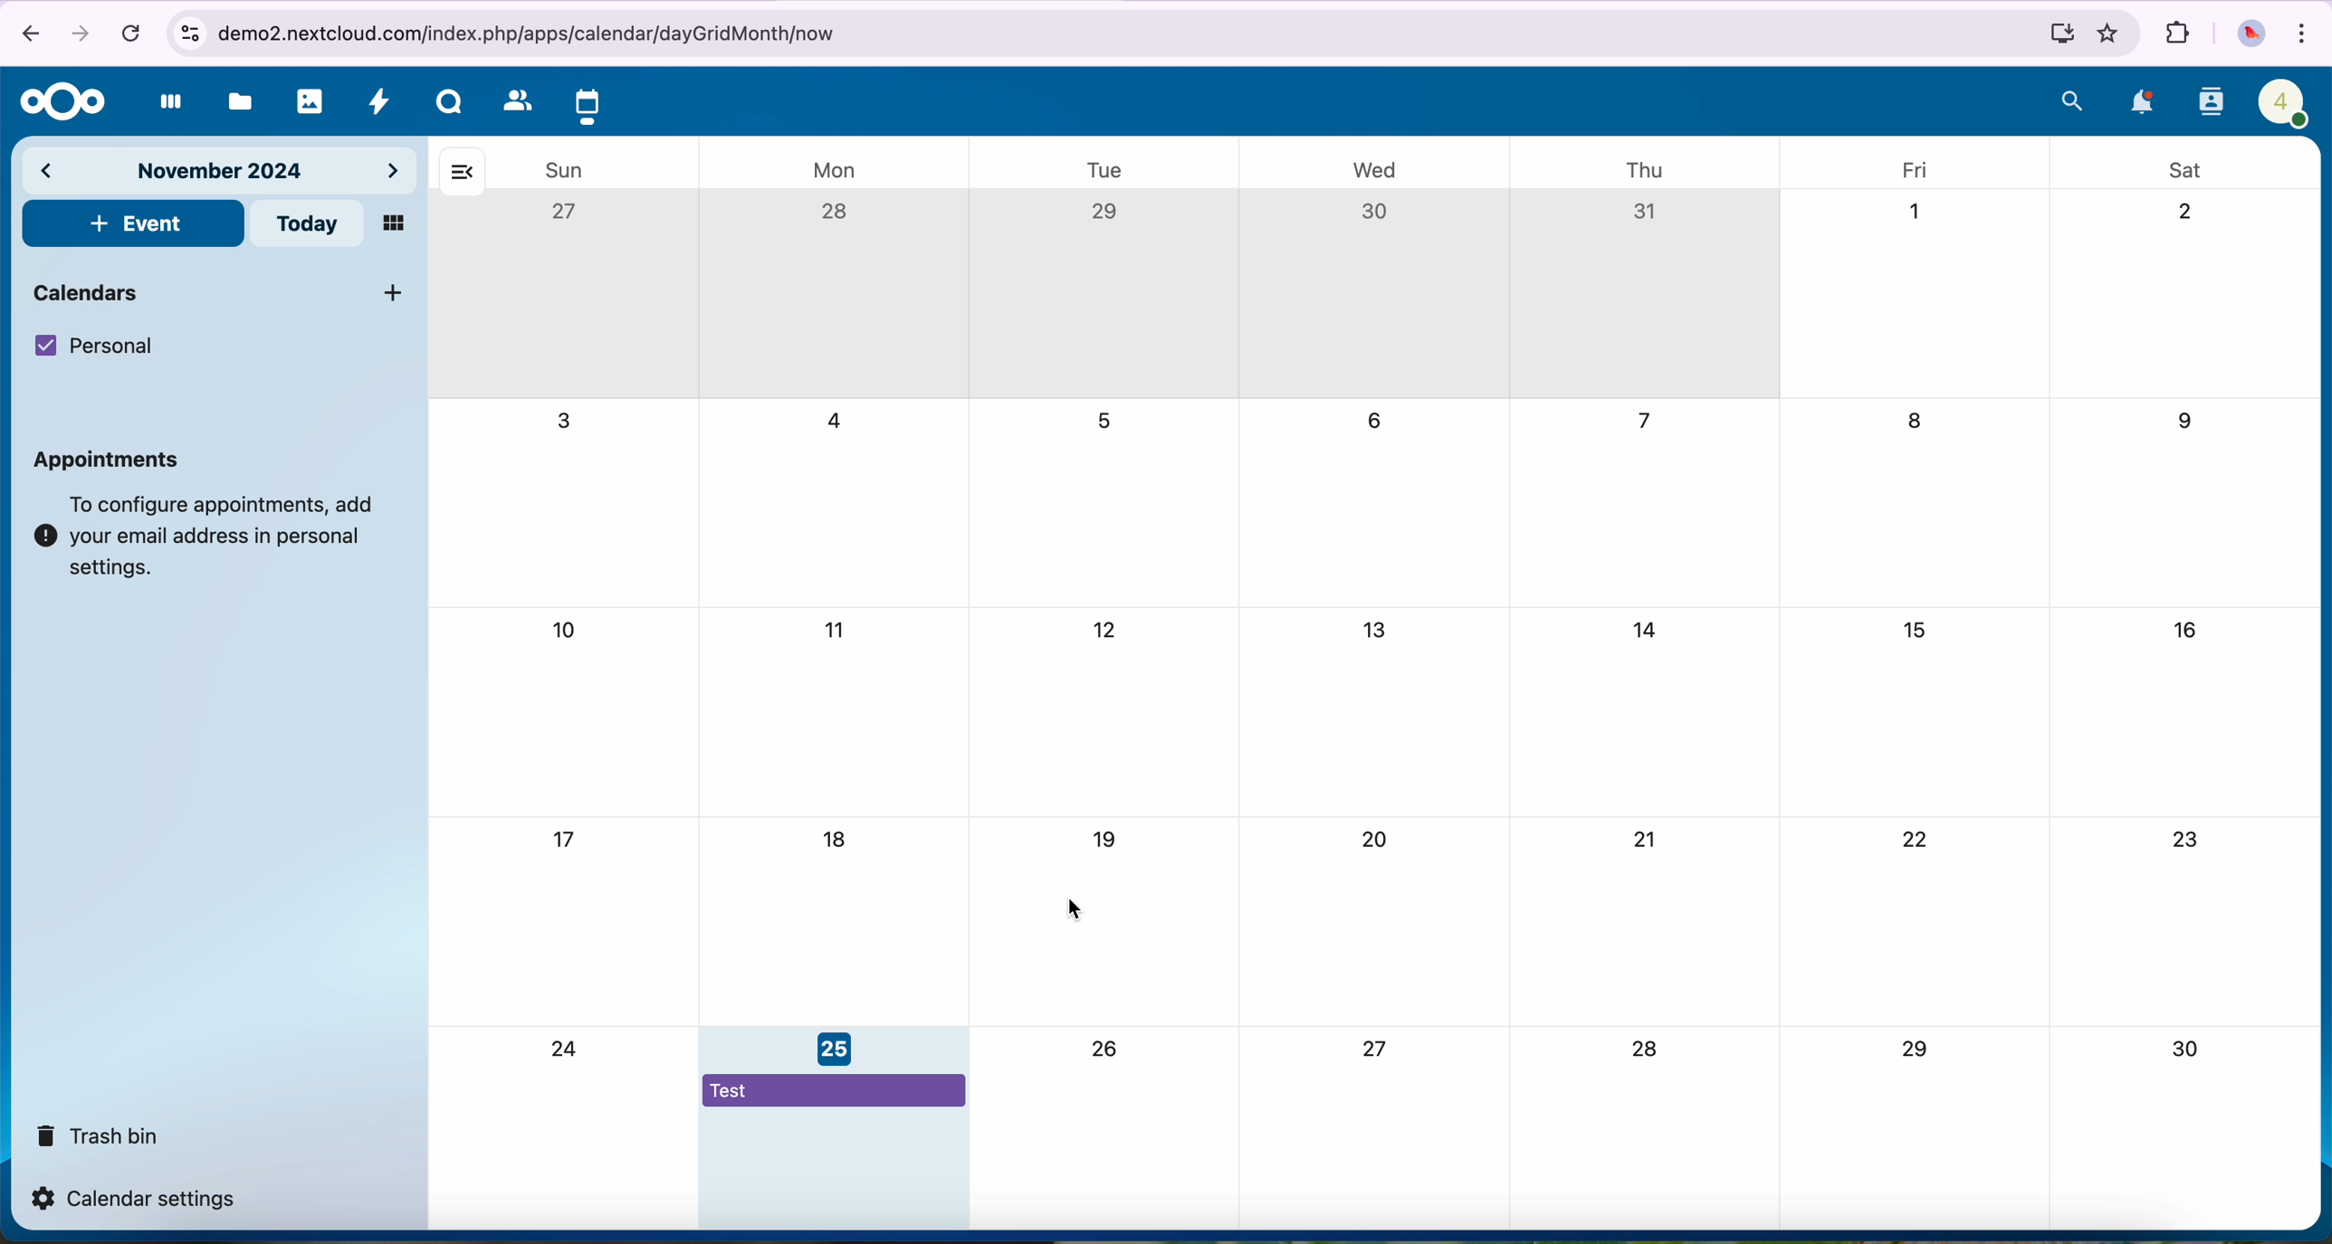  What do you see at coordinates (835, 1128) in the screenshot?
I see `event assigned on November 25` at bounding box center [835, 1128].